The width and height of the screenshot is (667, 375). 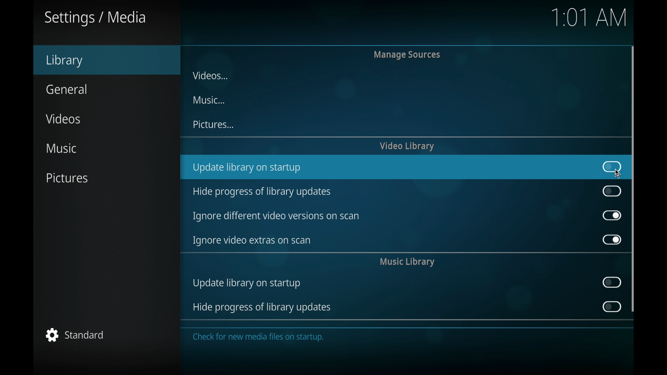 I want to click on toggle button, so click(x=612, y=282).